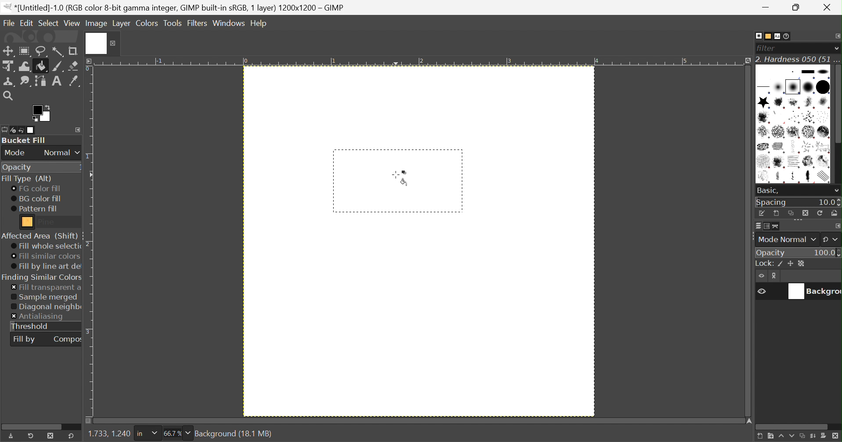  Describe the element at coordinates (813, 437) in the screenshot. I see `` at that location.